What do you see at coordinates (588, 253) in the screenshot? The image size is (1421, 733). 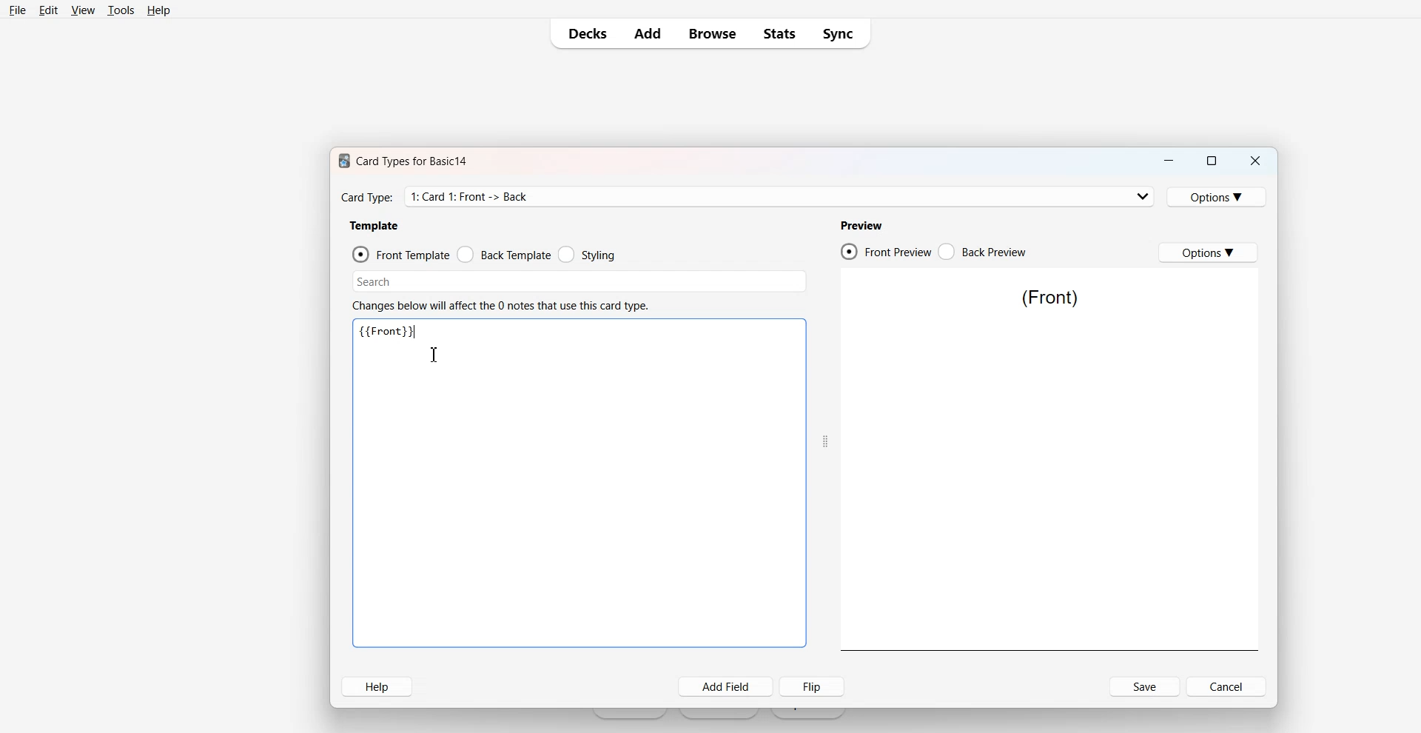 I see `Styling` at bounding box center [588, 253].